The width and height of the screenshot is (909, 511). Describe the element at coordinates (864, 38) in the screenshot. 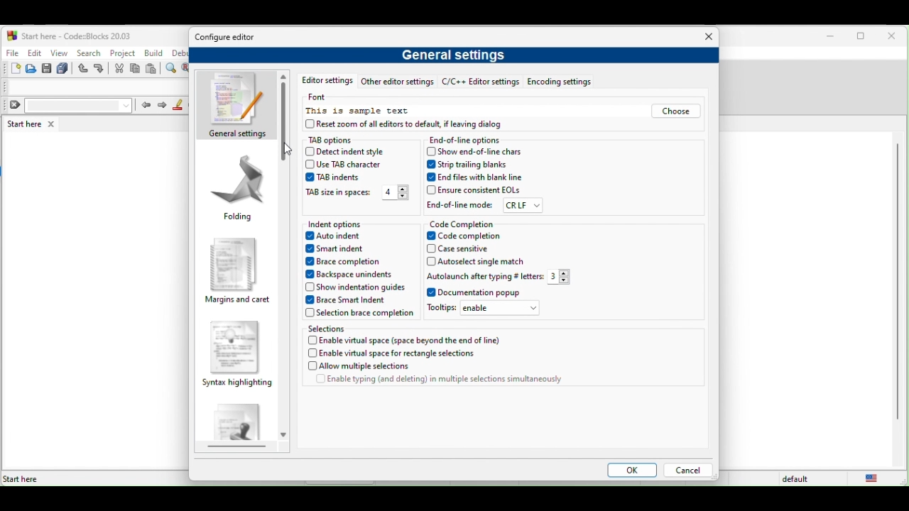

I see `maximize` at that location.